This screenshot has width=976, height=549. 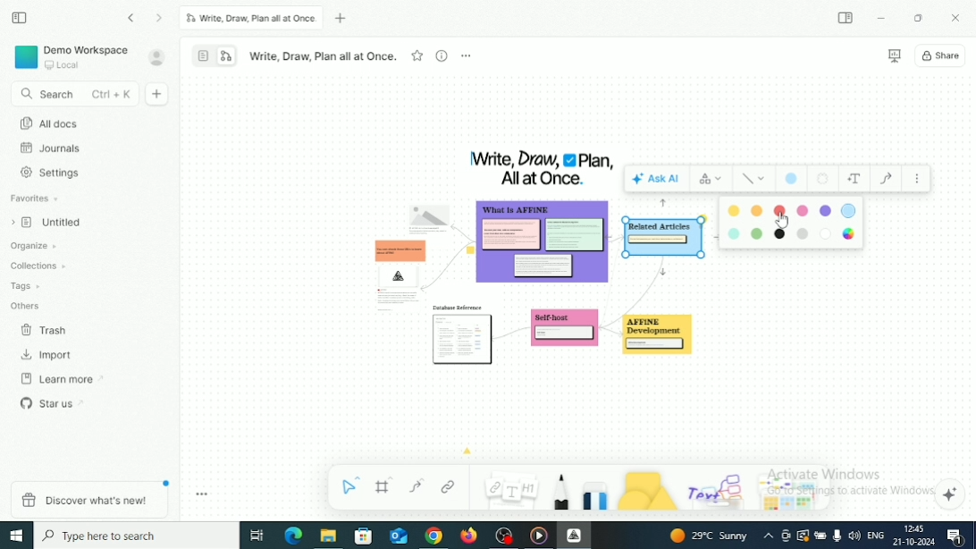 What do you see at coordinates (293, 535) in the screenshot?
I see `Microsoft Edge` at bounding box center [293, 535].